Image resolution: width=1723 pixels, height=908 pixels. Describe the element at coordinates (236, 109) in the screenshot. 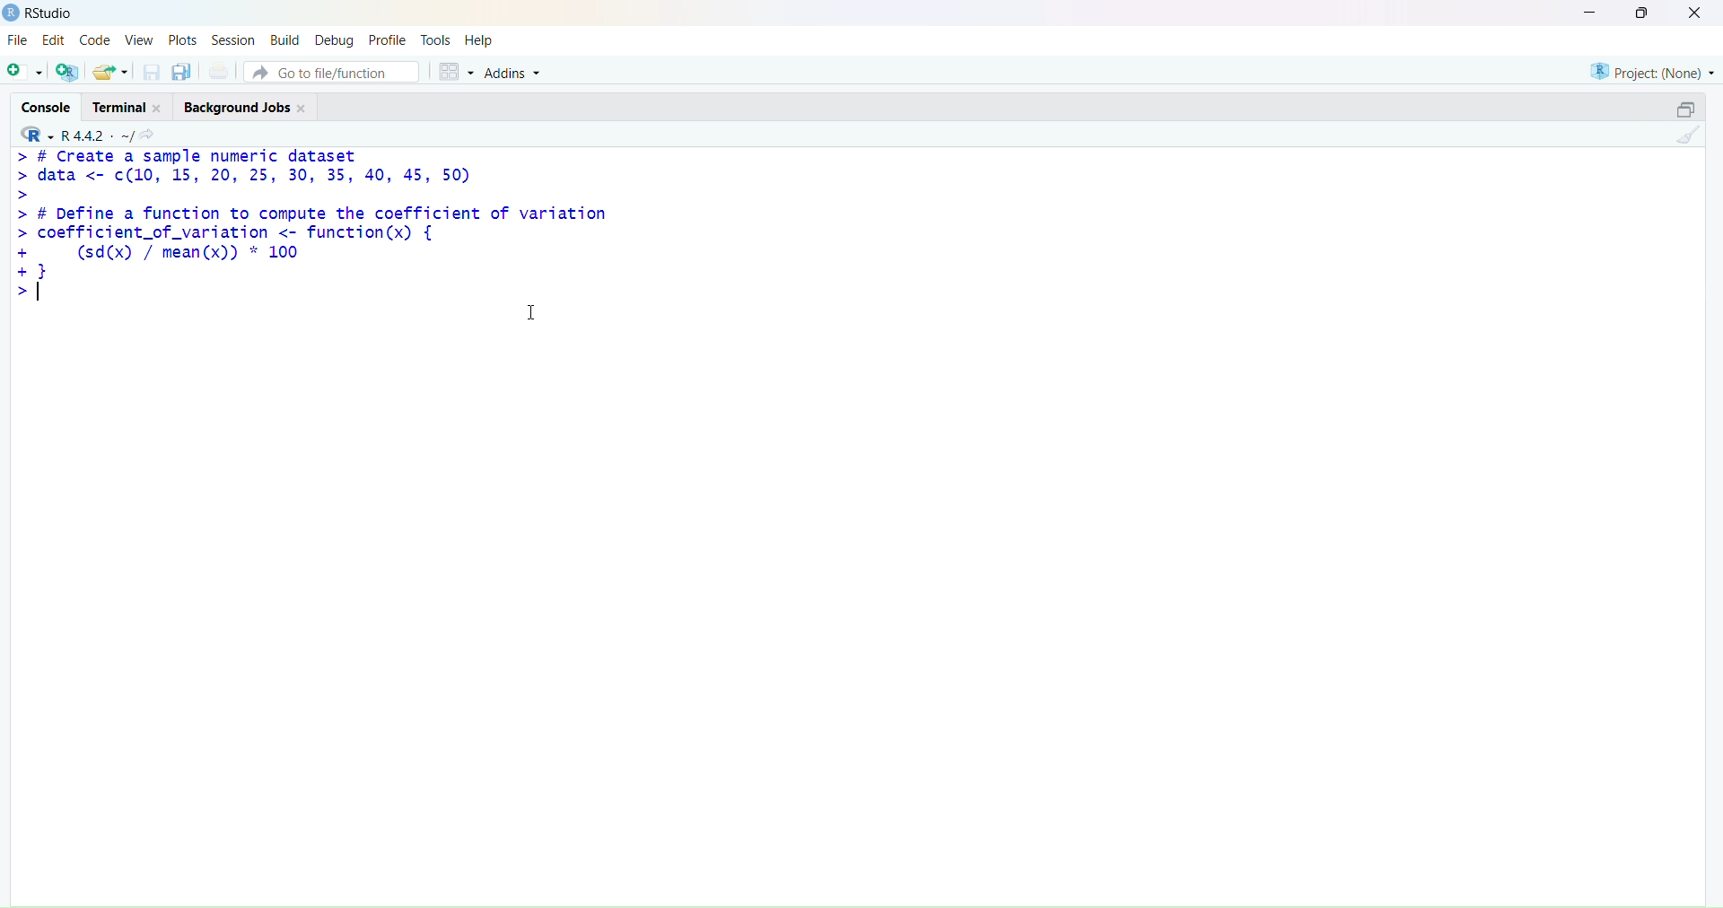

I see `Background jobs` at that location.